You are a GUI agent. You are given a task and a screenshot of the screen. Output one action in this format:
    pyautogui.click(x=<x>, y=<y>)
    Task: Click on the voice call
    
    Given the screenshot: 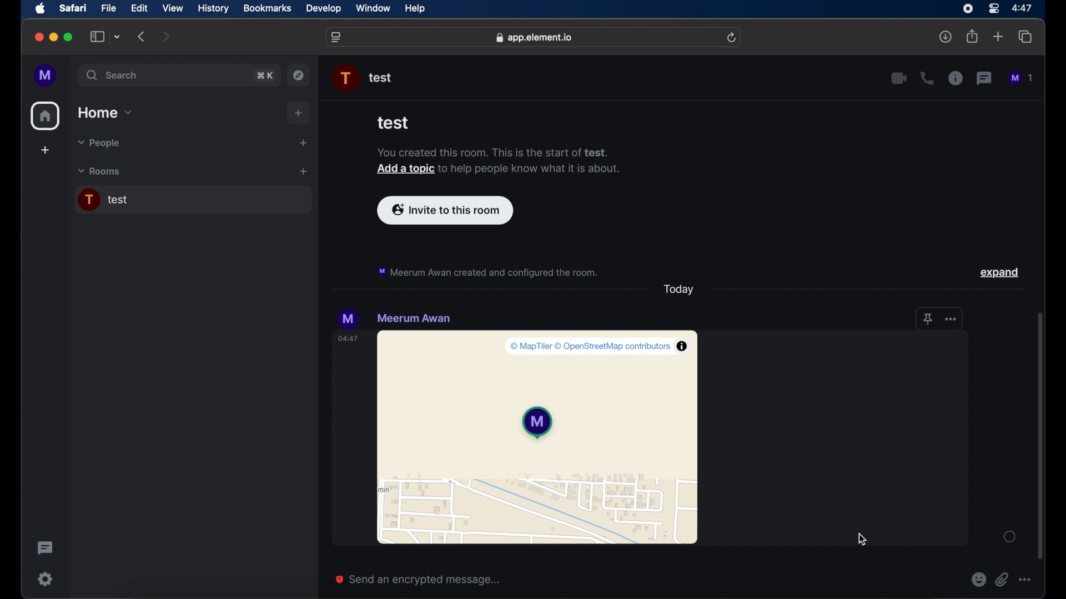 What is the action you would take?
    pyautogui.click(x=927, y=78)
    